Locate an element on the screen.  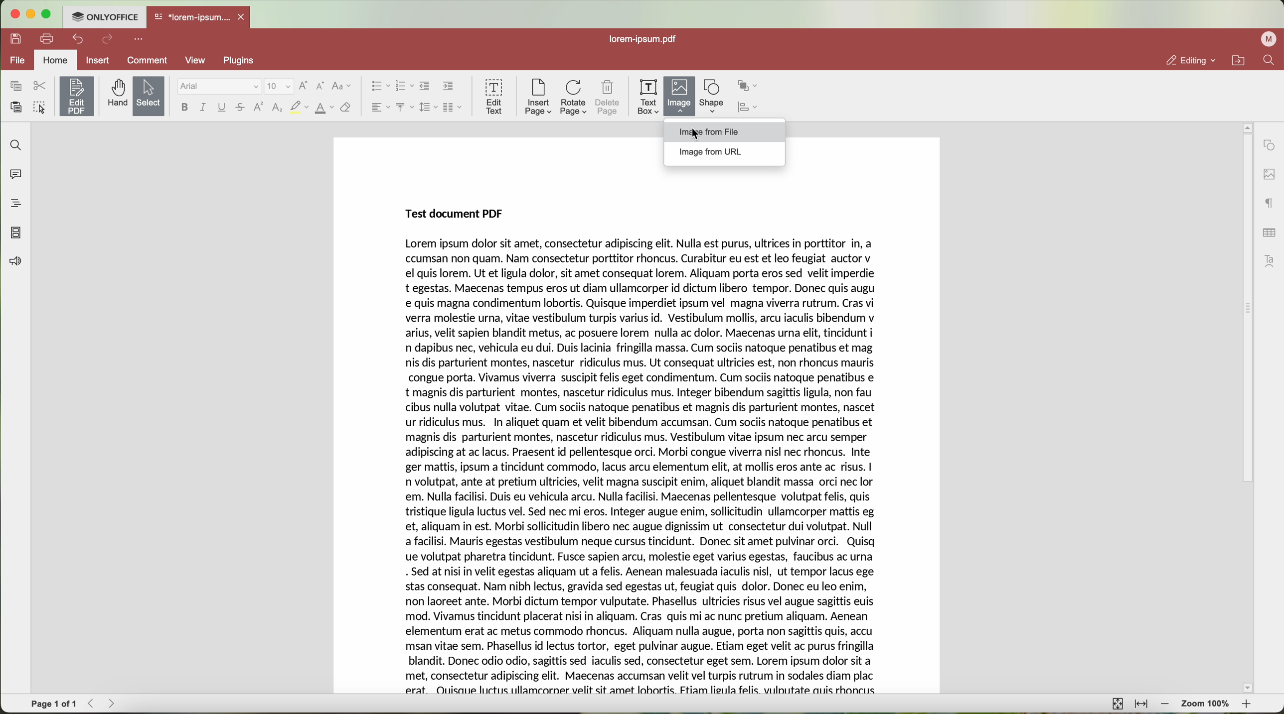
hand is located at coordinates (116, 93).